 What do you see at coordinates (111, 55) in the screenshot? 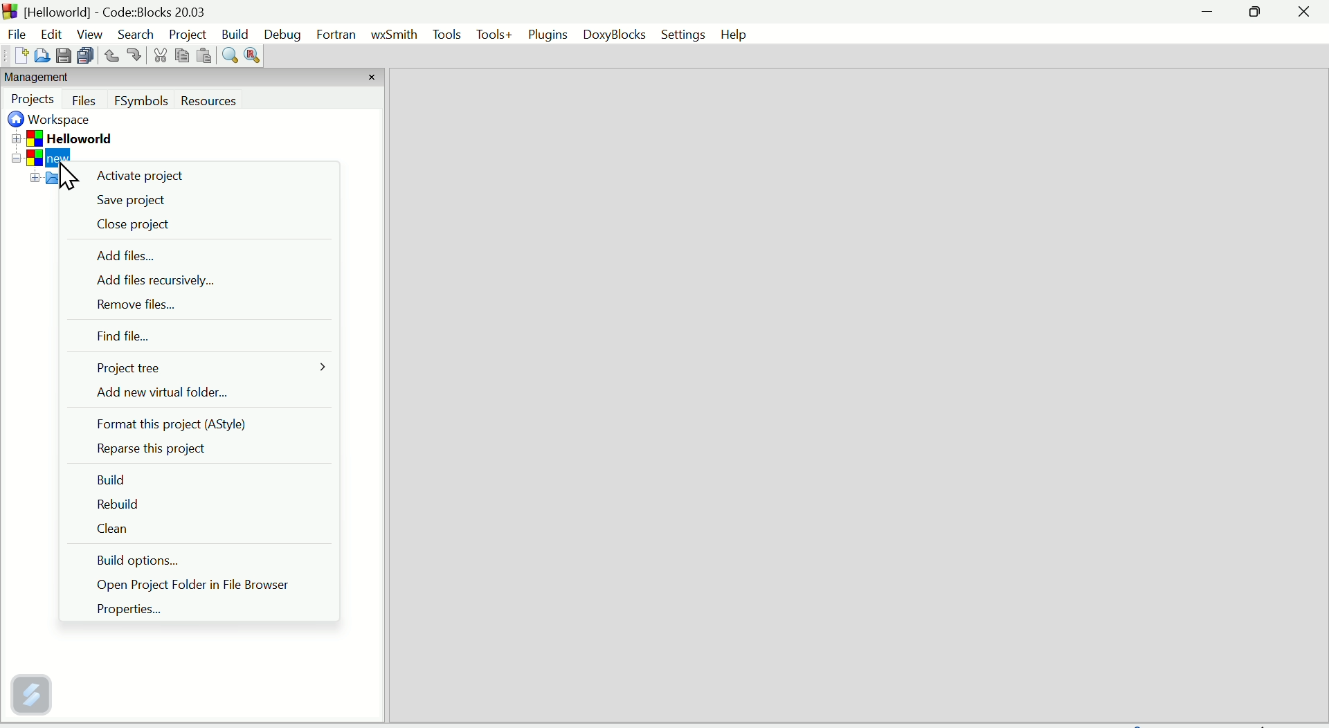
I see `` at bounding box center [111, 55].